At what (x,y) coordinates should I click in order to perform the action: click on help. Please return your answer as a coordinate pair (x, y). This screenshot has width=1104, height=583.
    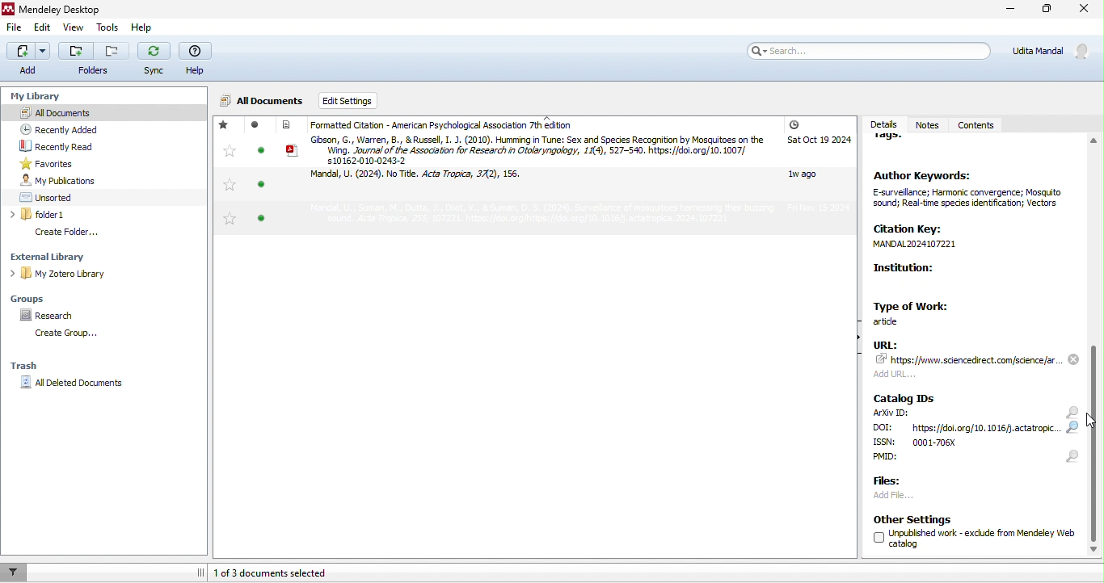
    Looking at the image, I should click on (196, 60).